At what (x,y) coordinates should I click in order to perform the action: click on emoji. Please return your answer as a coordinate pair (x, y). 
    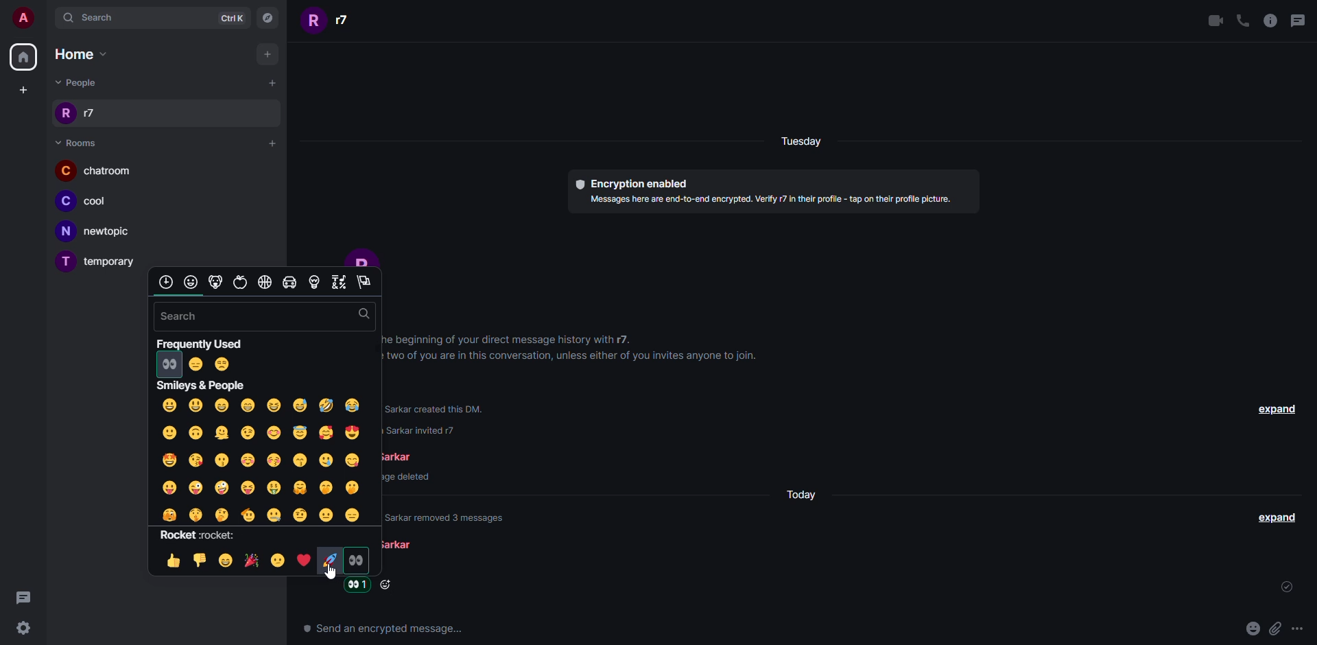
    Looking at the image, I should click on (200, 561).